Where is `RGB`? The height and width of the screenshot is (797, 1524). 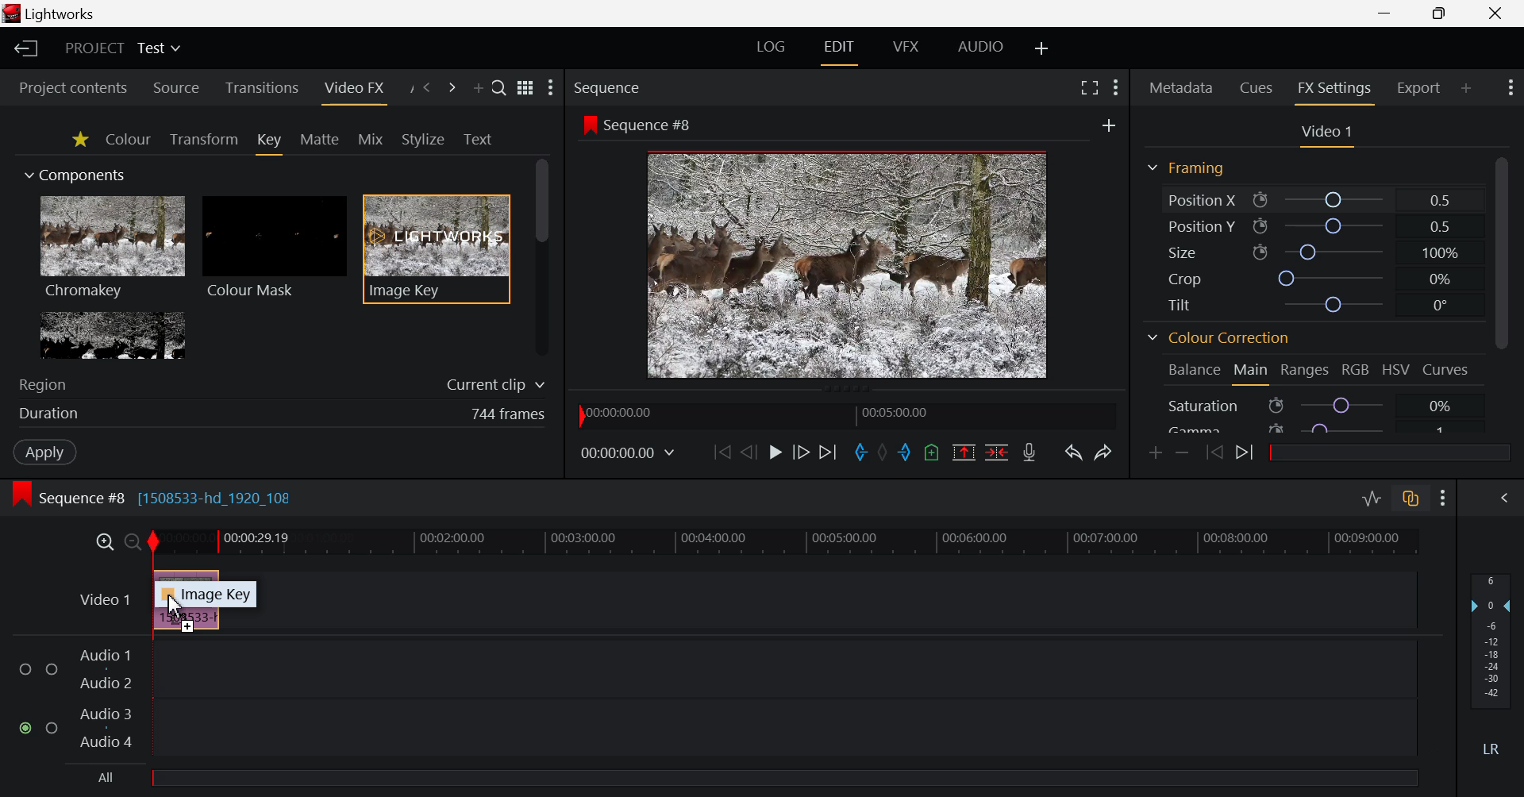 RGB is located at coordinates (1357, 372).